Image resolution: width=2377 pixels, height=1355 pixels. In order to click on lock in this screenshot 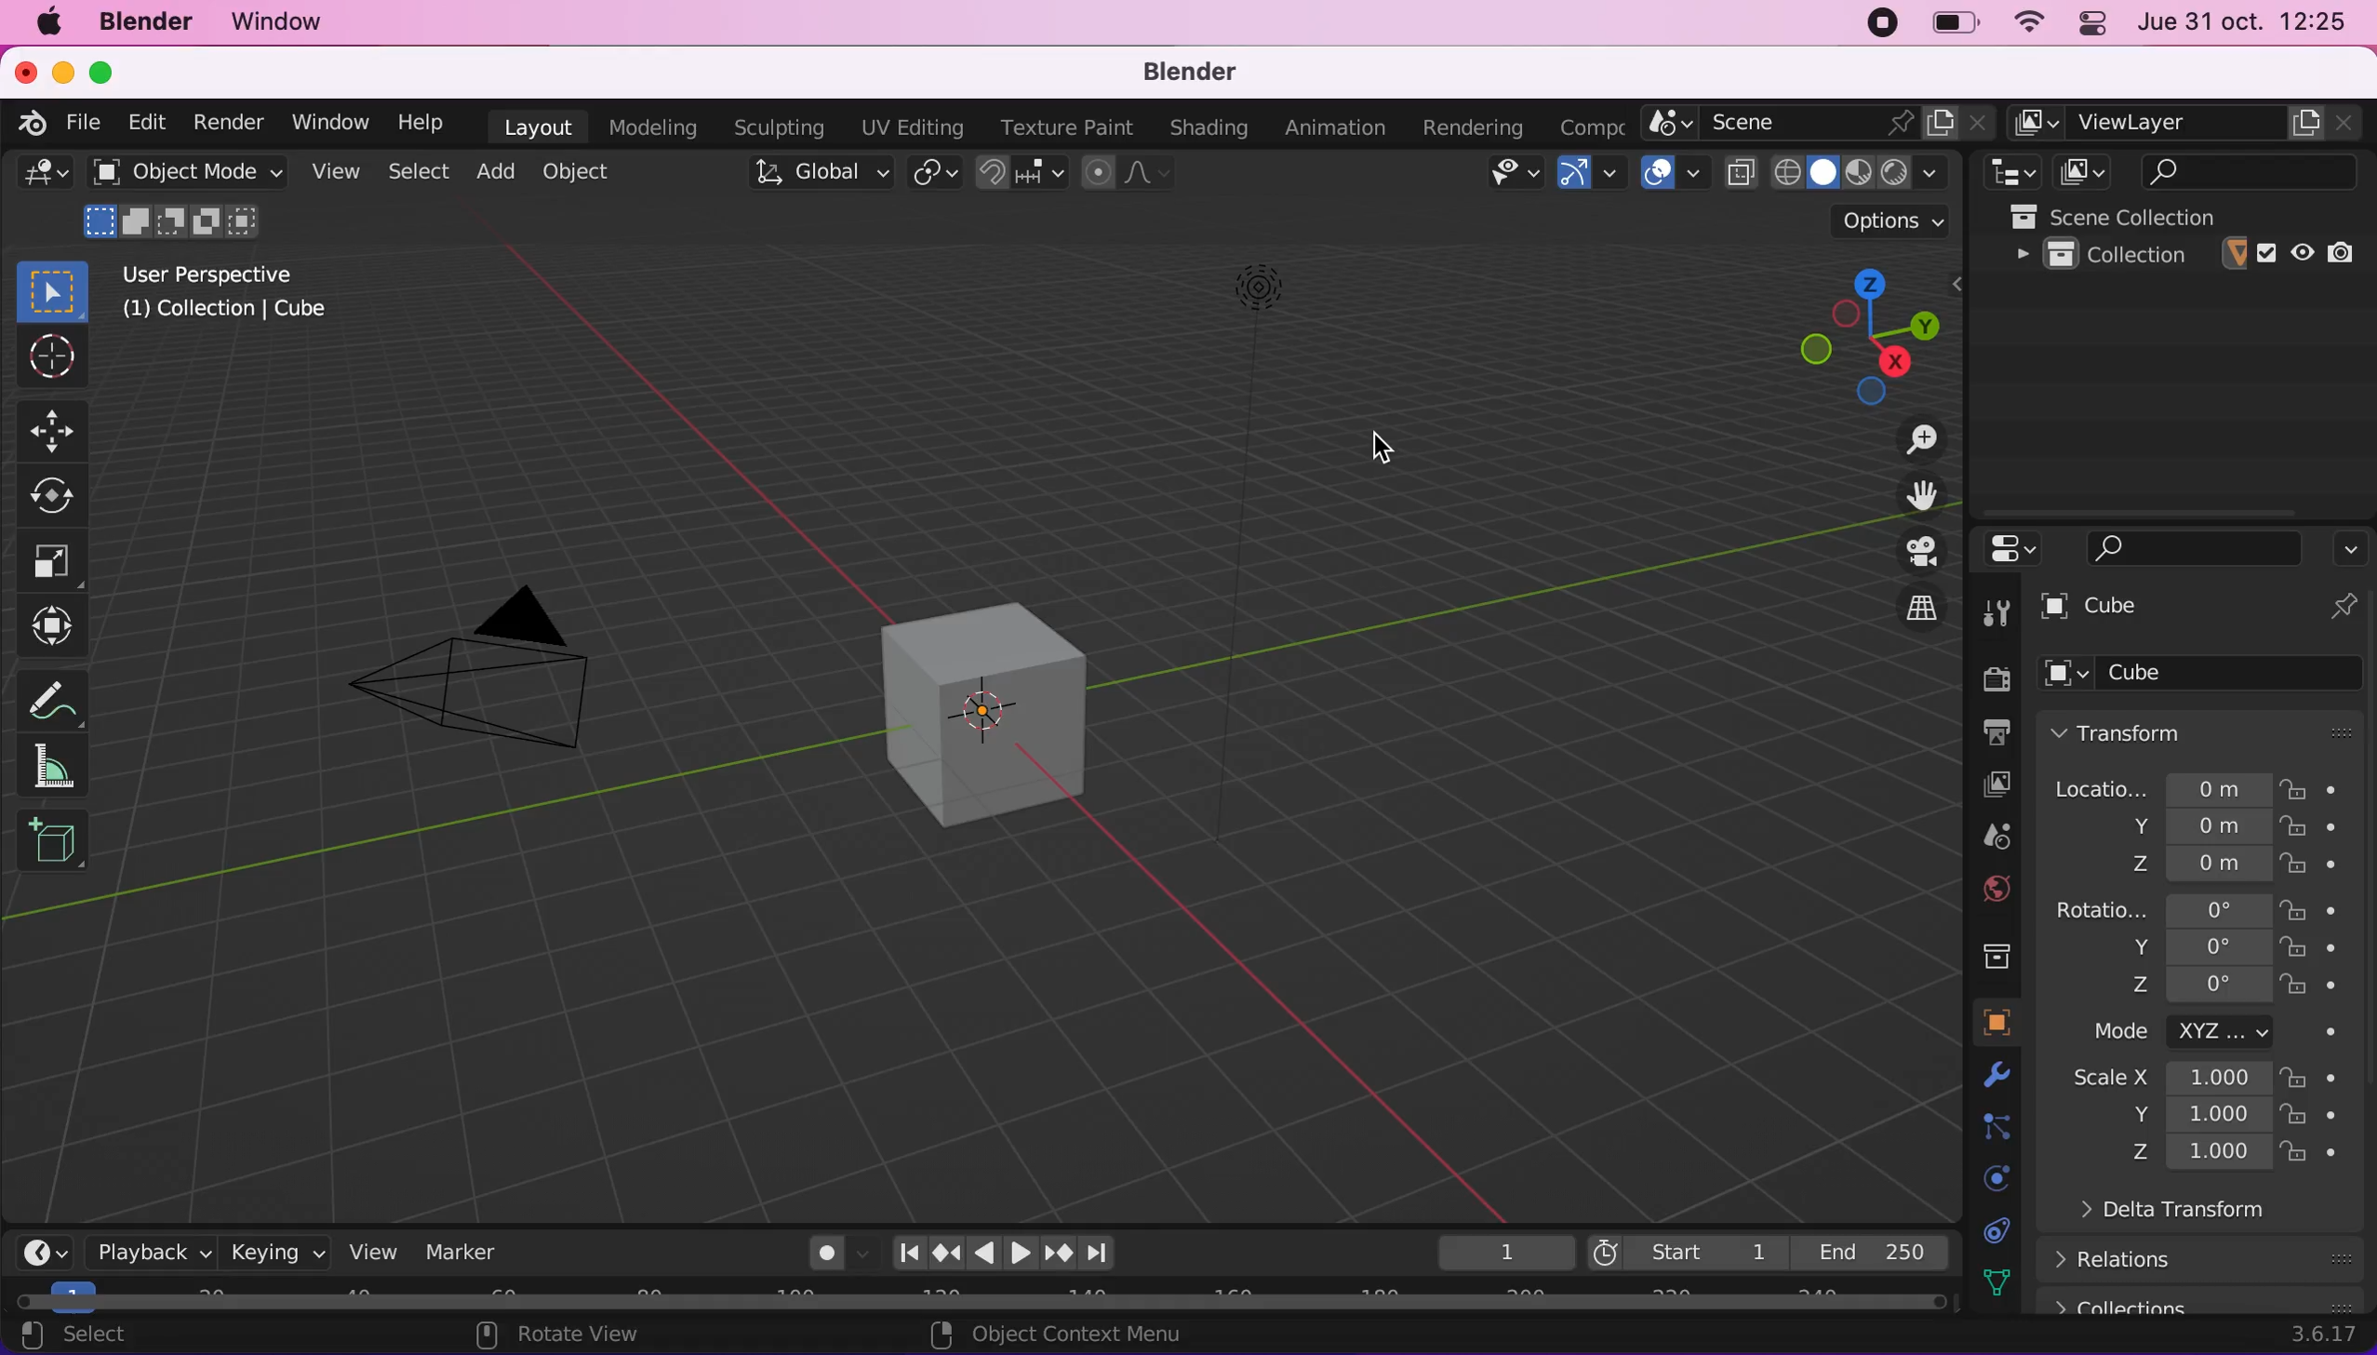, I will do `click(2319, 787)`.